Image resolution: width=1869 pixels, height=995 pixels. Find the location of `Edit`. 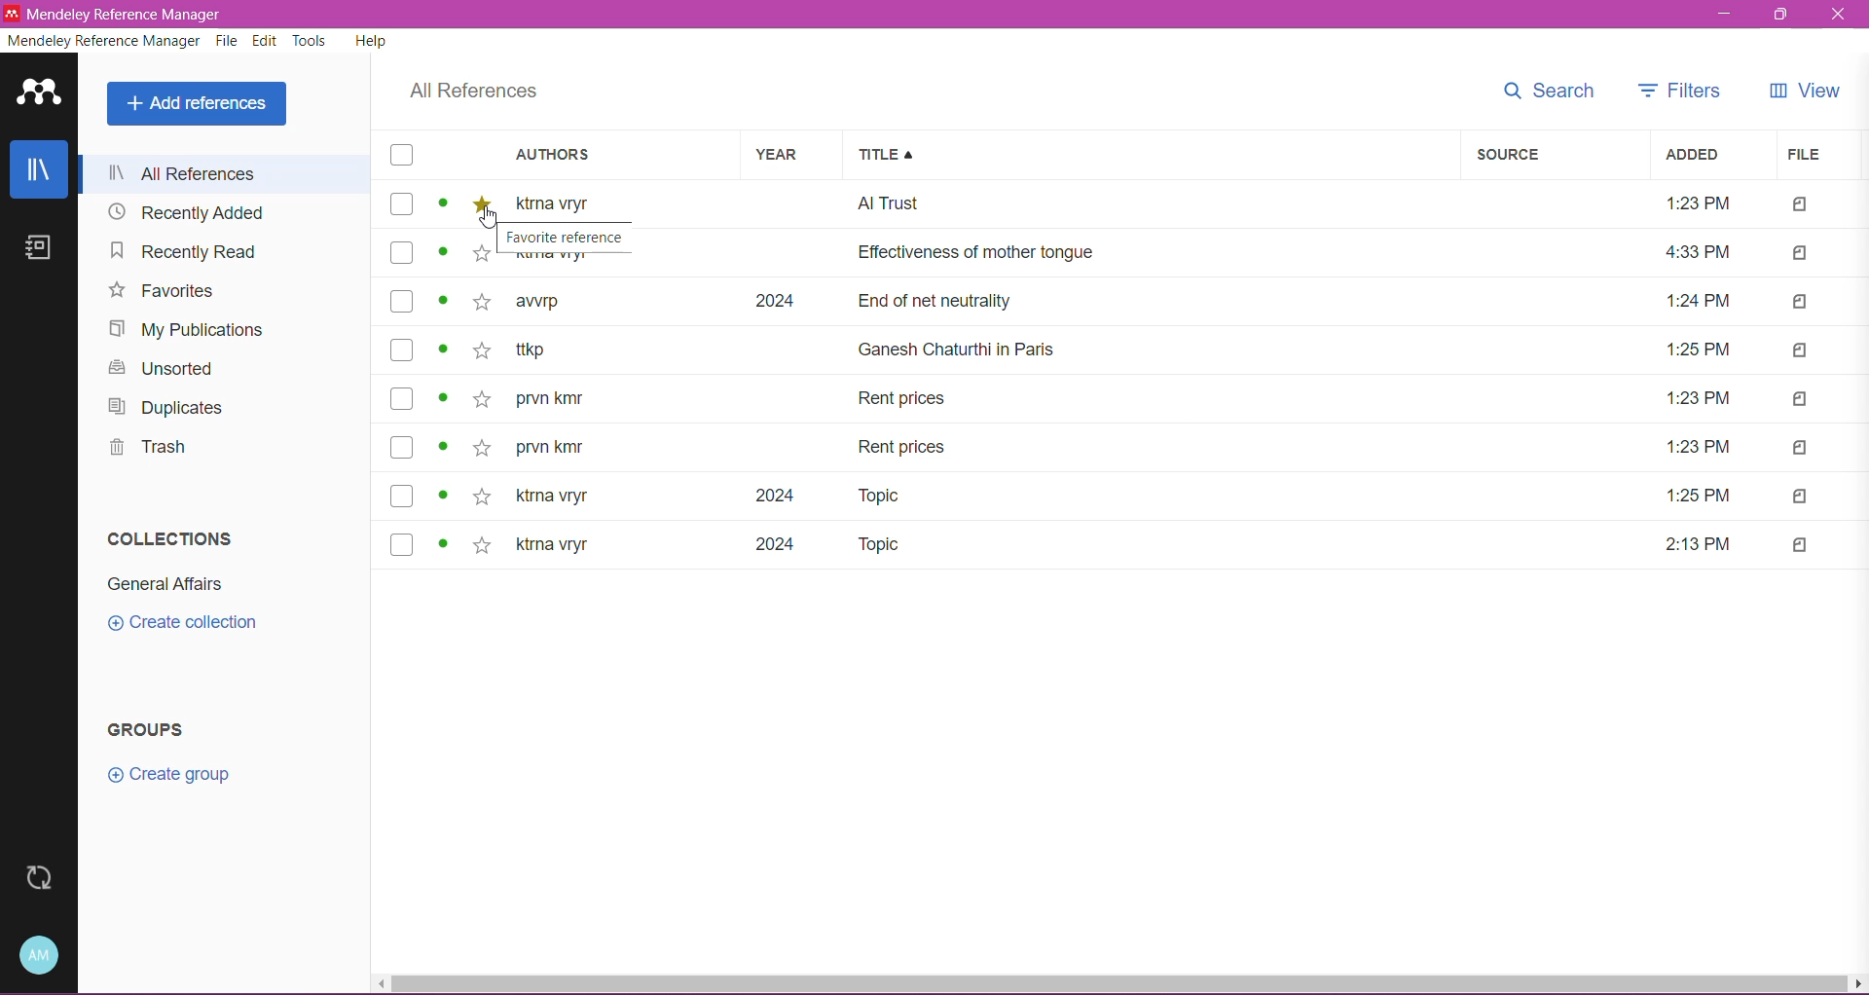

Edit is located at coordinates (266, 42).